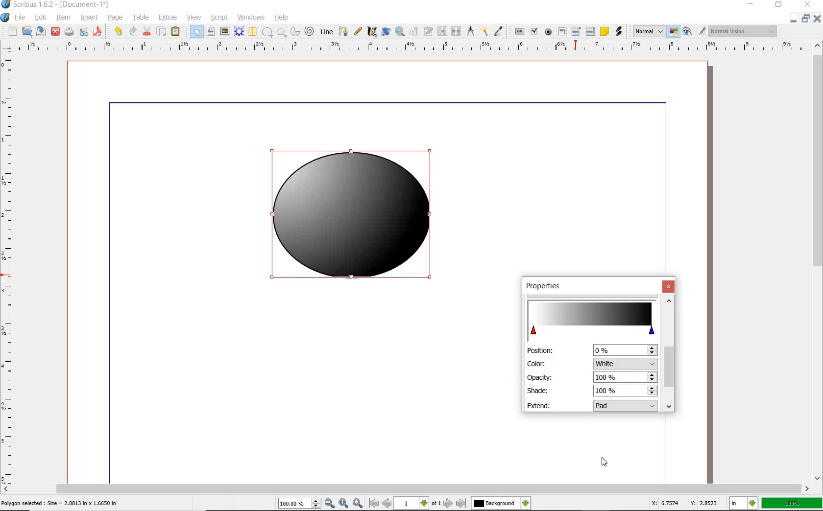 The height and width of the screenshot is (511, 823). What do you see at coordinates (619, 32) in the screenshot?
I see `LINK ANNOTATION` at bounding box center [619, 32].